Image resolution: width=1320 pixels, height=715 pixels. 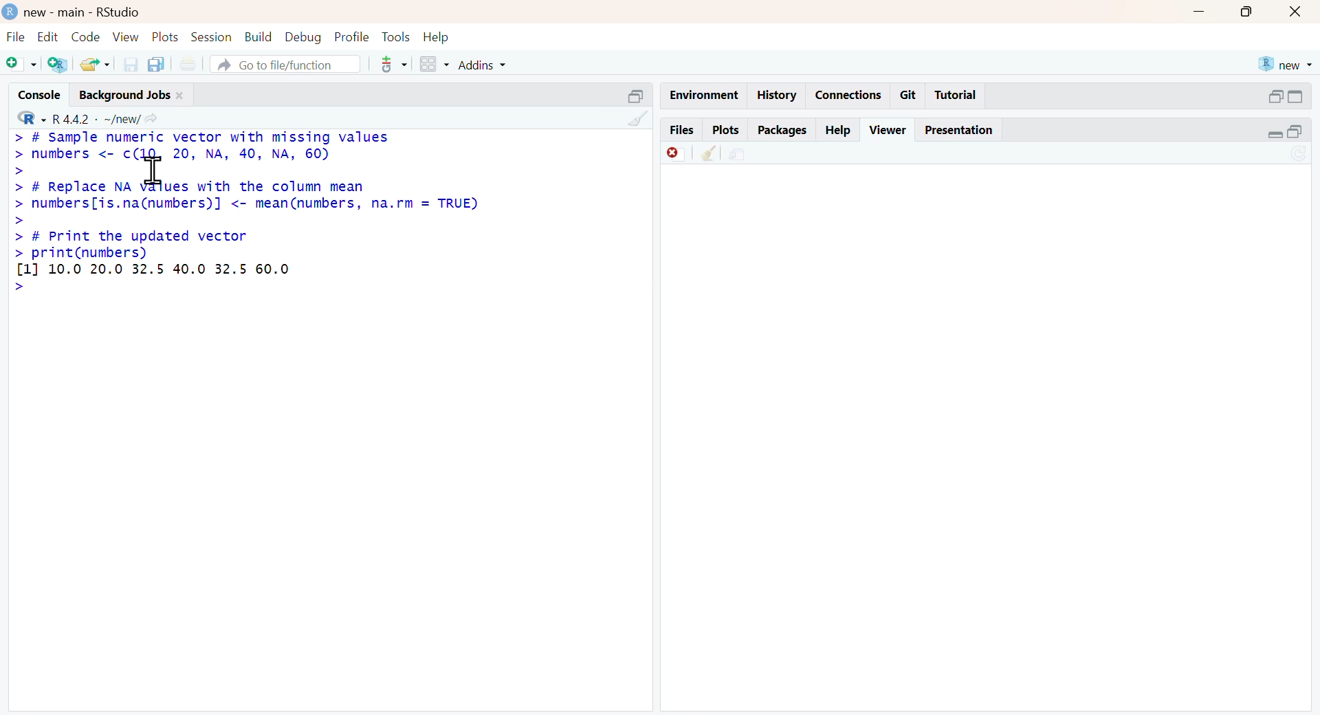 What do you see at coordinates (48, 36) in the screenshot?
I see `edit` at bounding box center [48, 36].